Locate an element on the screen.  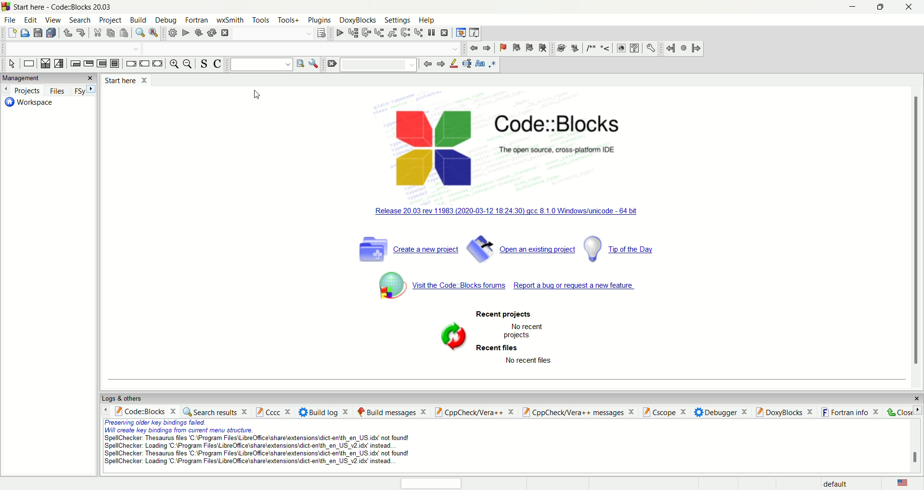
run is located at coordinates (184, 34).